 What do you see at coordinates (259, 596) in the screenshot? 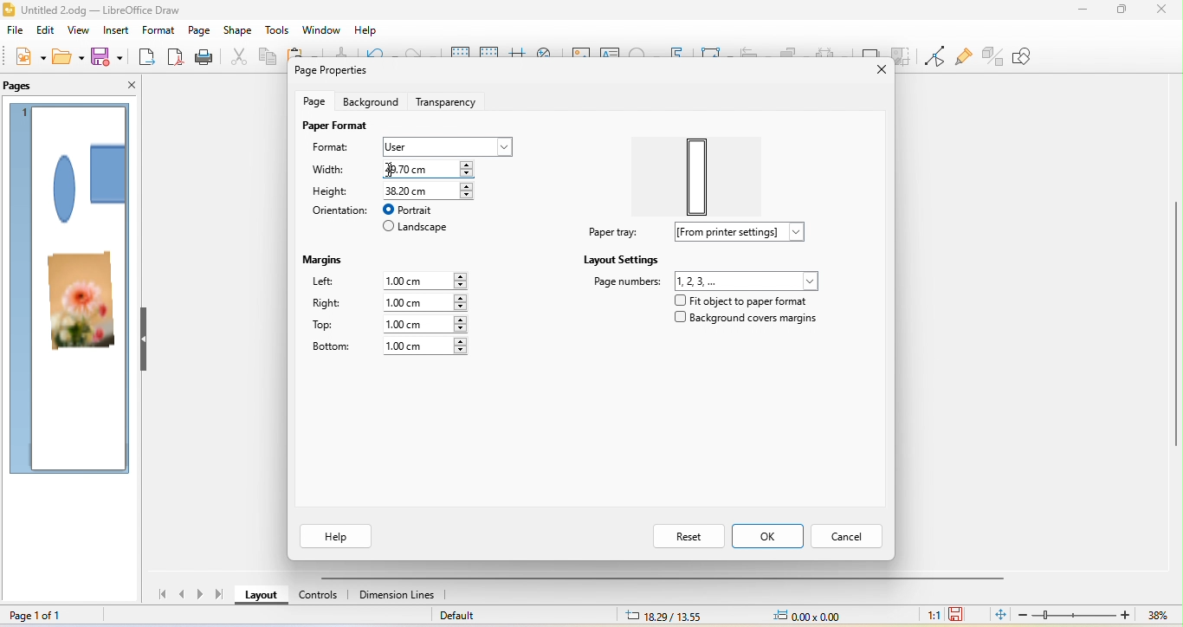
I see `layout` at bounding box center [259, 596].